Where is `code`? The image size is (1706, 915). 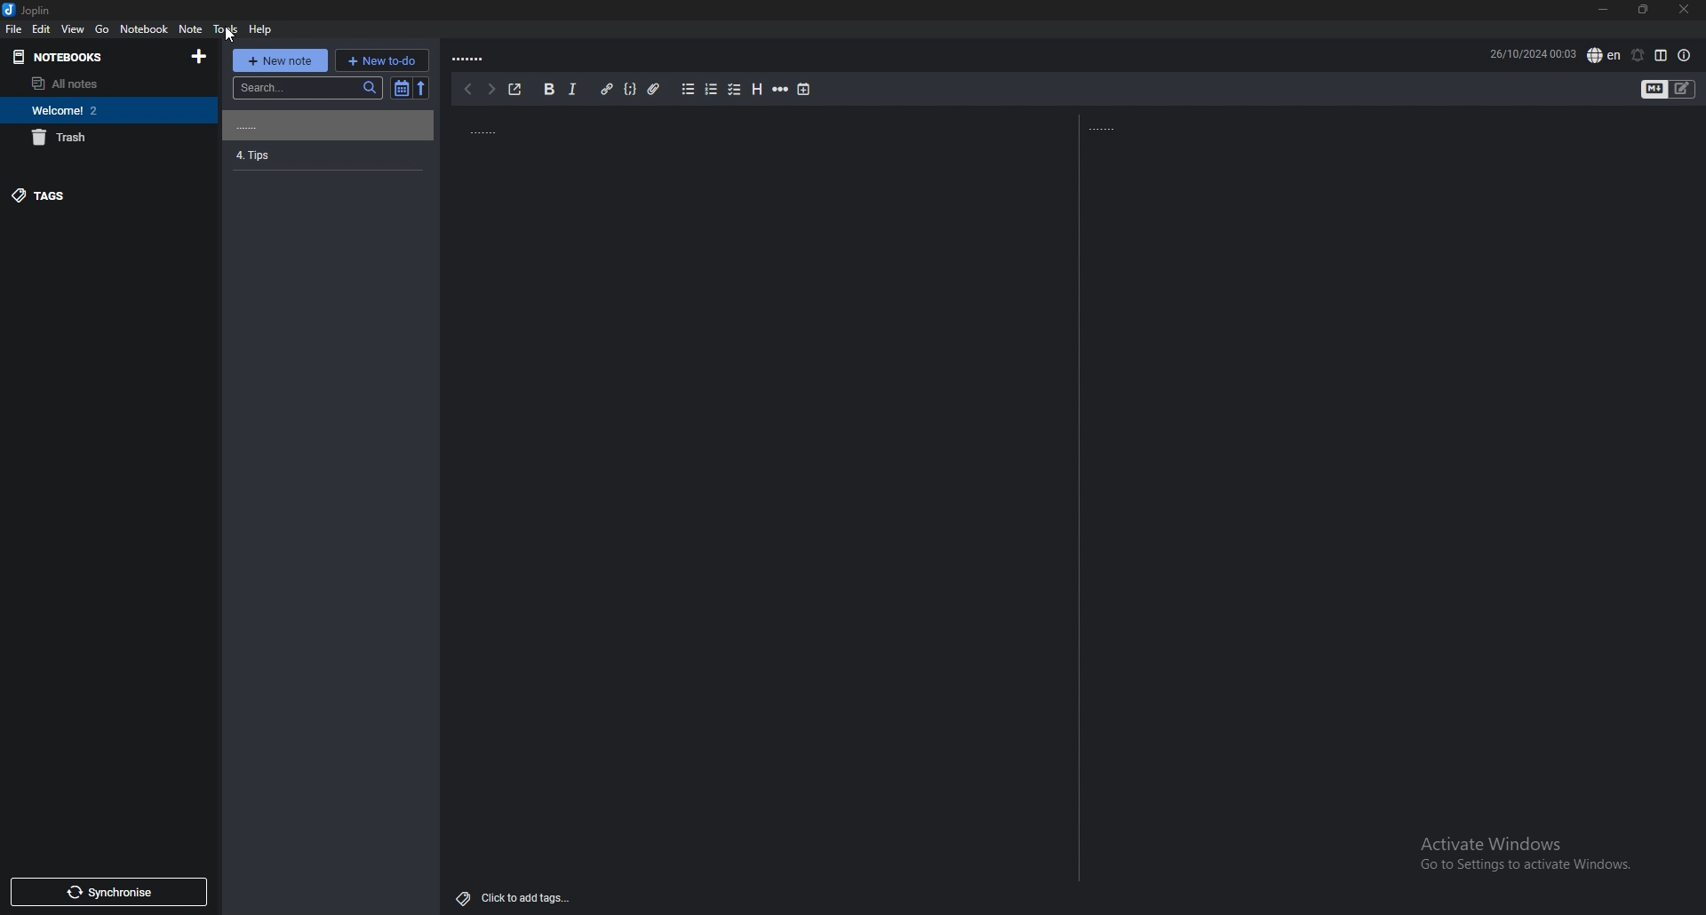 code is located at coordinates (630, 89).